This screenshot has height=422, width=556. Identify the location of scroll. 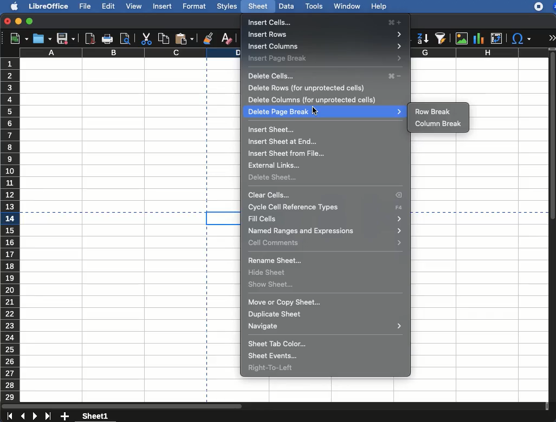
(275, 406).